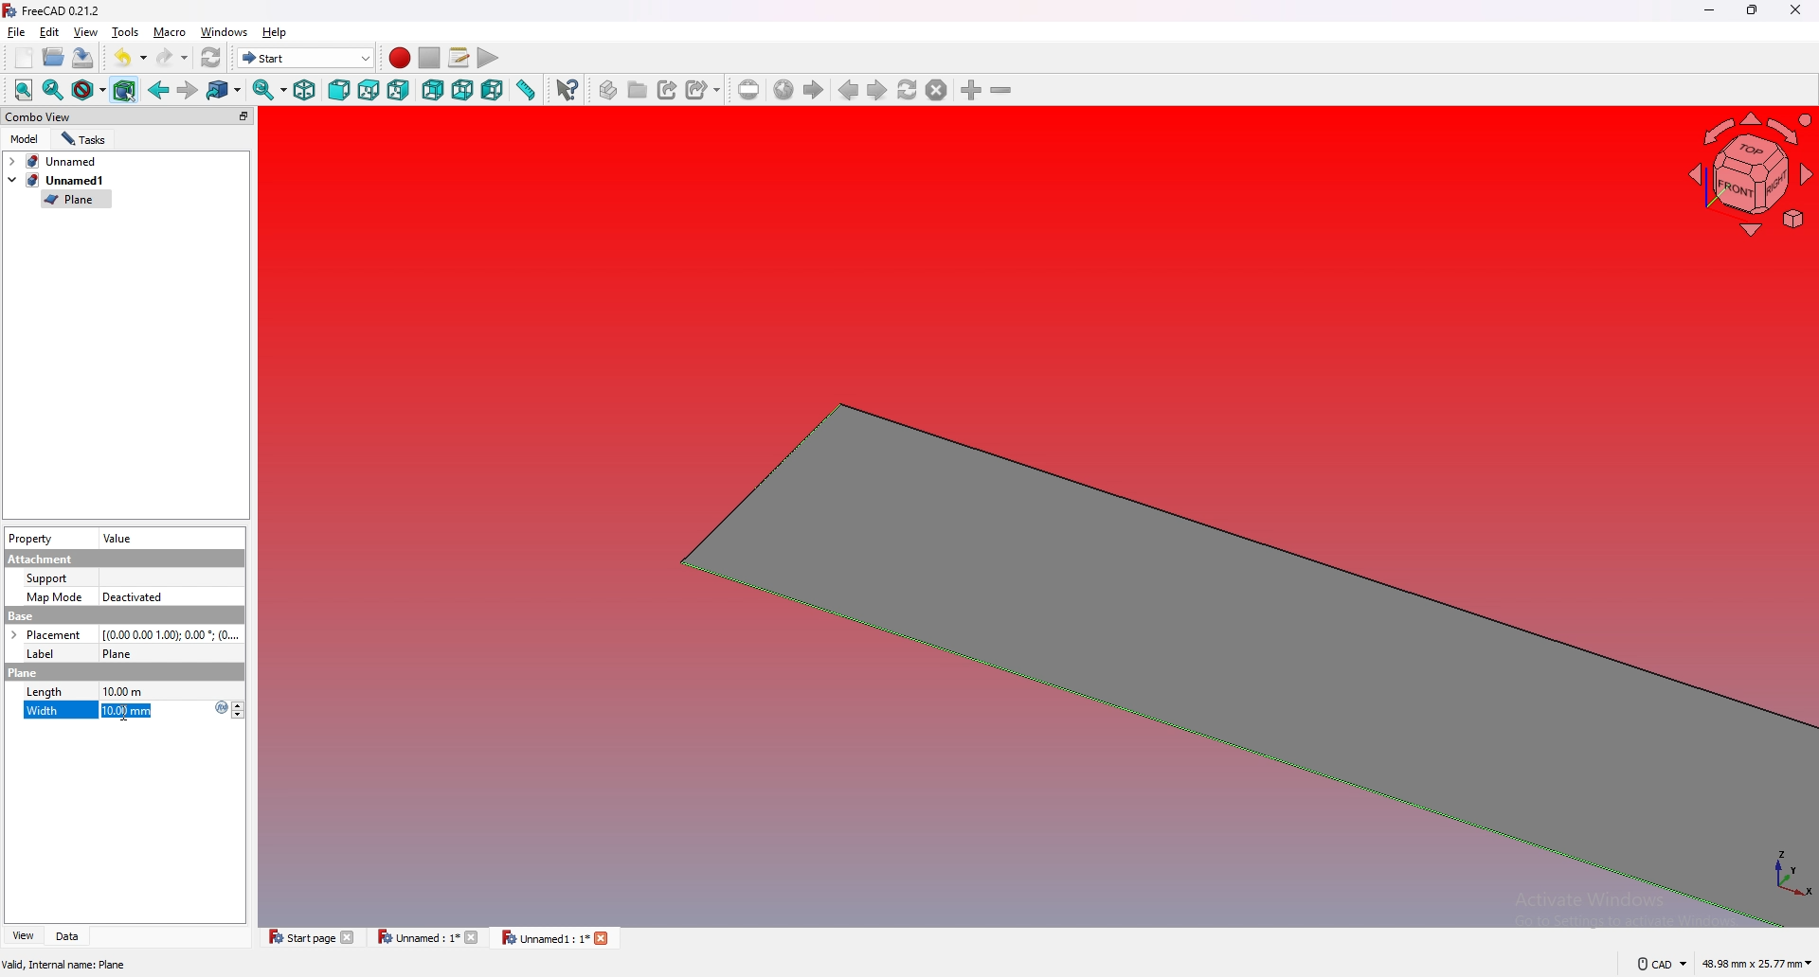  I want to click on zoom out, so click(1000, 89).